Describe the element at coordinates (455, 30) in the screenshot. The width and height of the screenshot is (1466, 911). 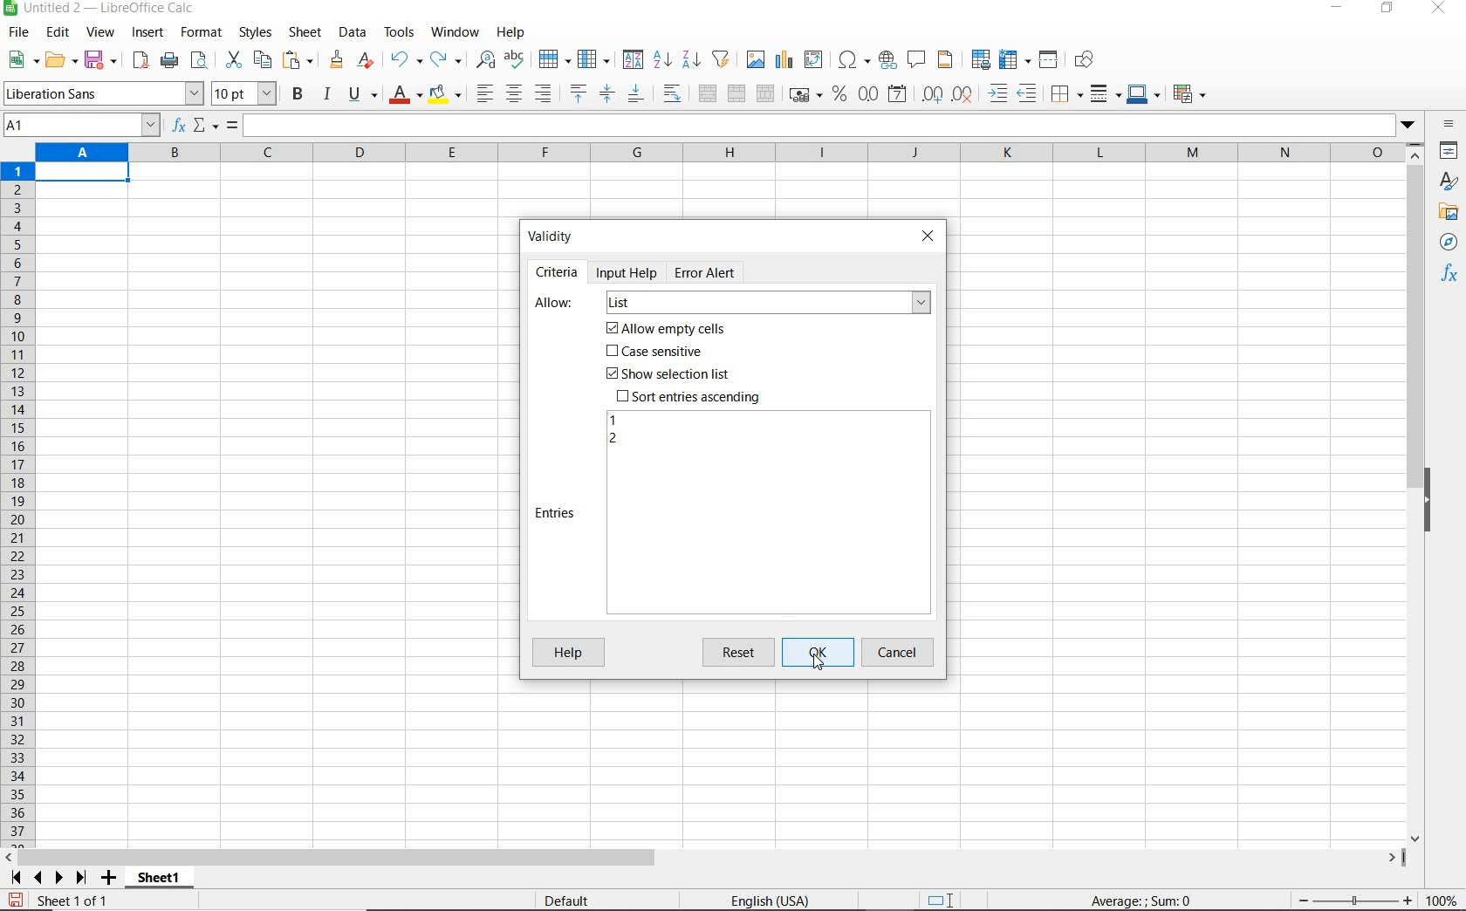
I see `window` at that location.